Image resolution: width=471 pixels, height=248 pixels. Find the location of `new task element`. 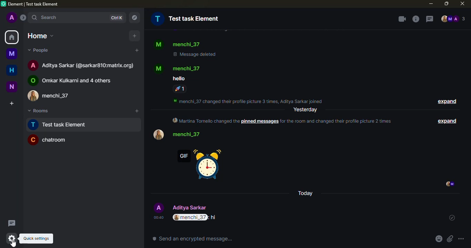

new task element is located at coordinates (60, 125).